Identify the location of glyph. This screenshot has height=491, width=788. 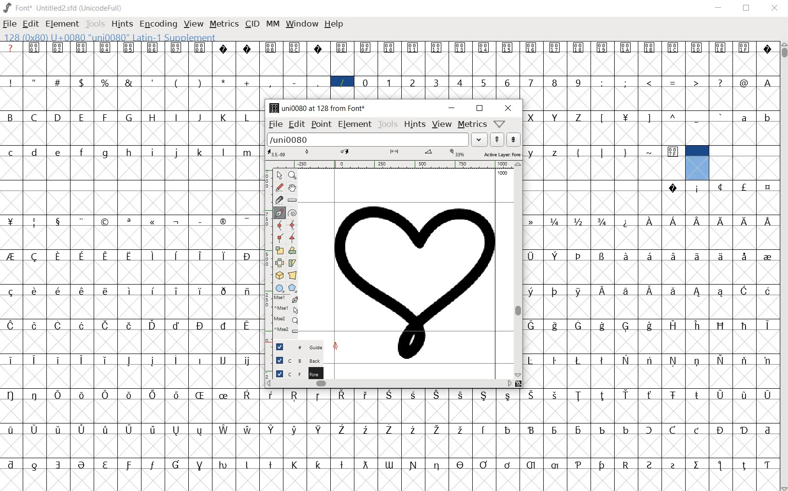
(389, 48).